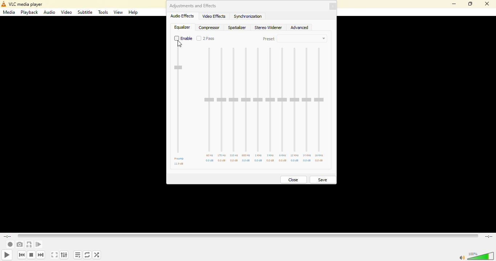 The width and height of the screenshot is (496, 261). I want to click on stop playback, so click(31, 254).